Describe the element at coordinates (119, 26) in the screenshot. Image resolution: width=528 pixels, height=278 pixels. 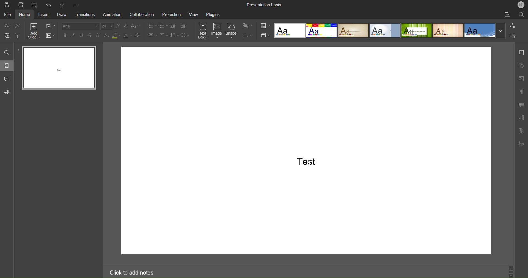
I see `Increase size` at that location.